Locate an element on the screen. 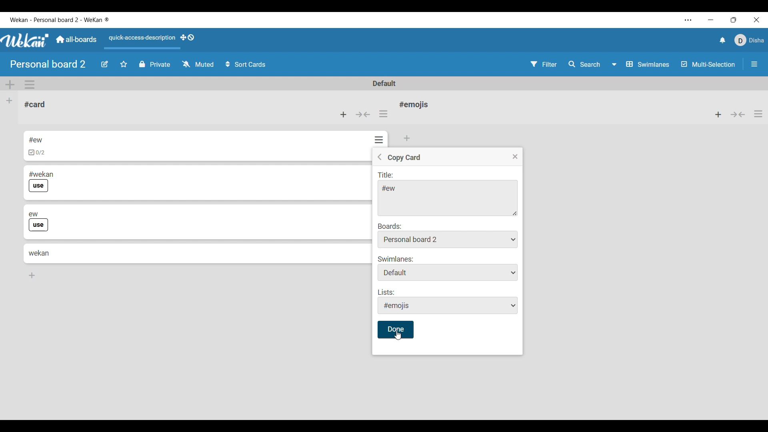 Image resolution: width=768 pixels, height=432 pixels. Go to main dashboard is located at coordinates (76, 40).